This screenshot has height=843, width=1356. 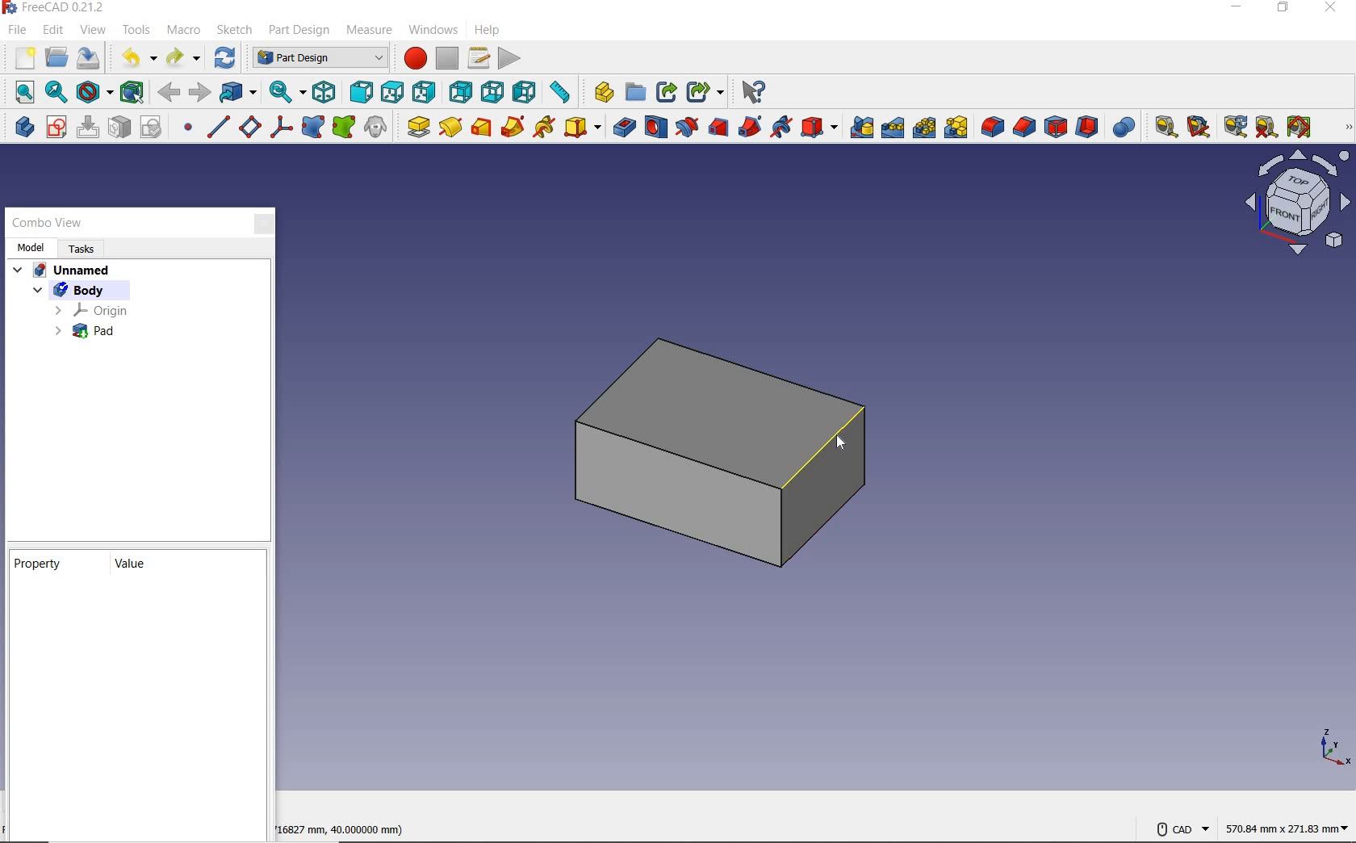 I want to click on back, so click(x=168, y=94).